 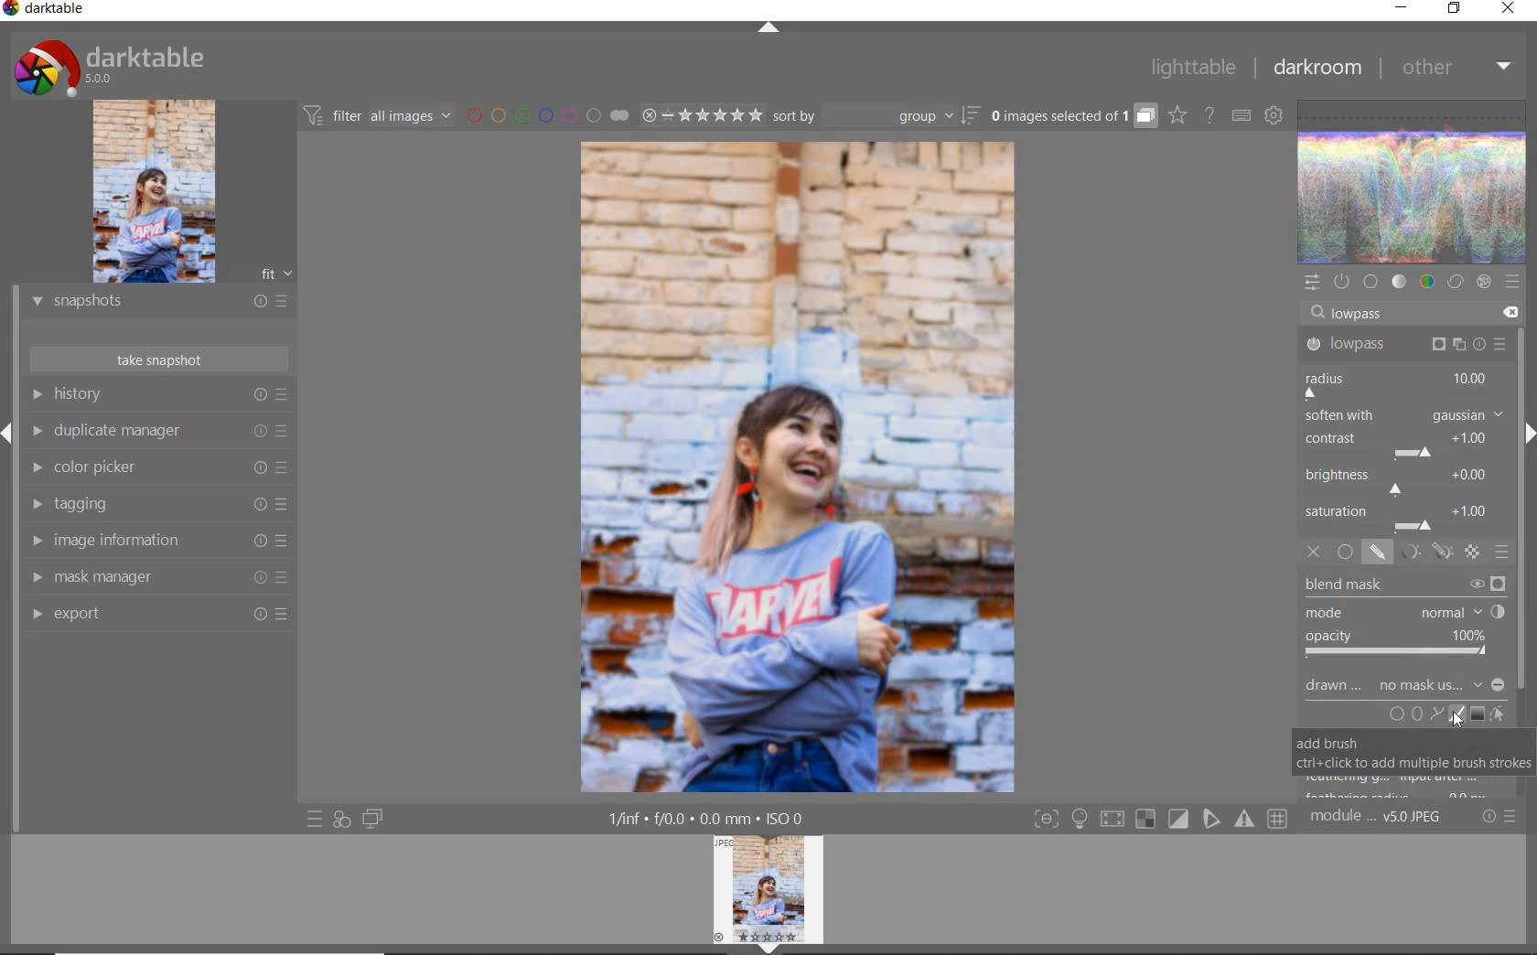 What do you see at coordinates (1317, 69) in the screenshot?
I see `darkroom` at bounding box center [1317, 69].